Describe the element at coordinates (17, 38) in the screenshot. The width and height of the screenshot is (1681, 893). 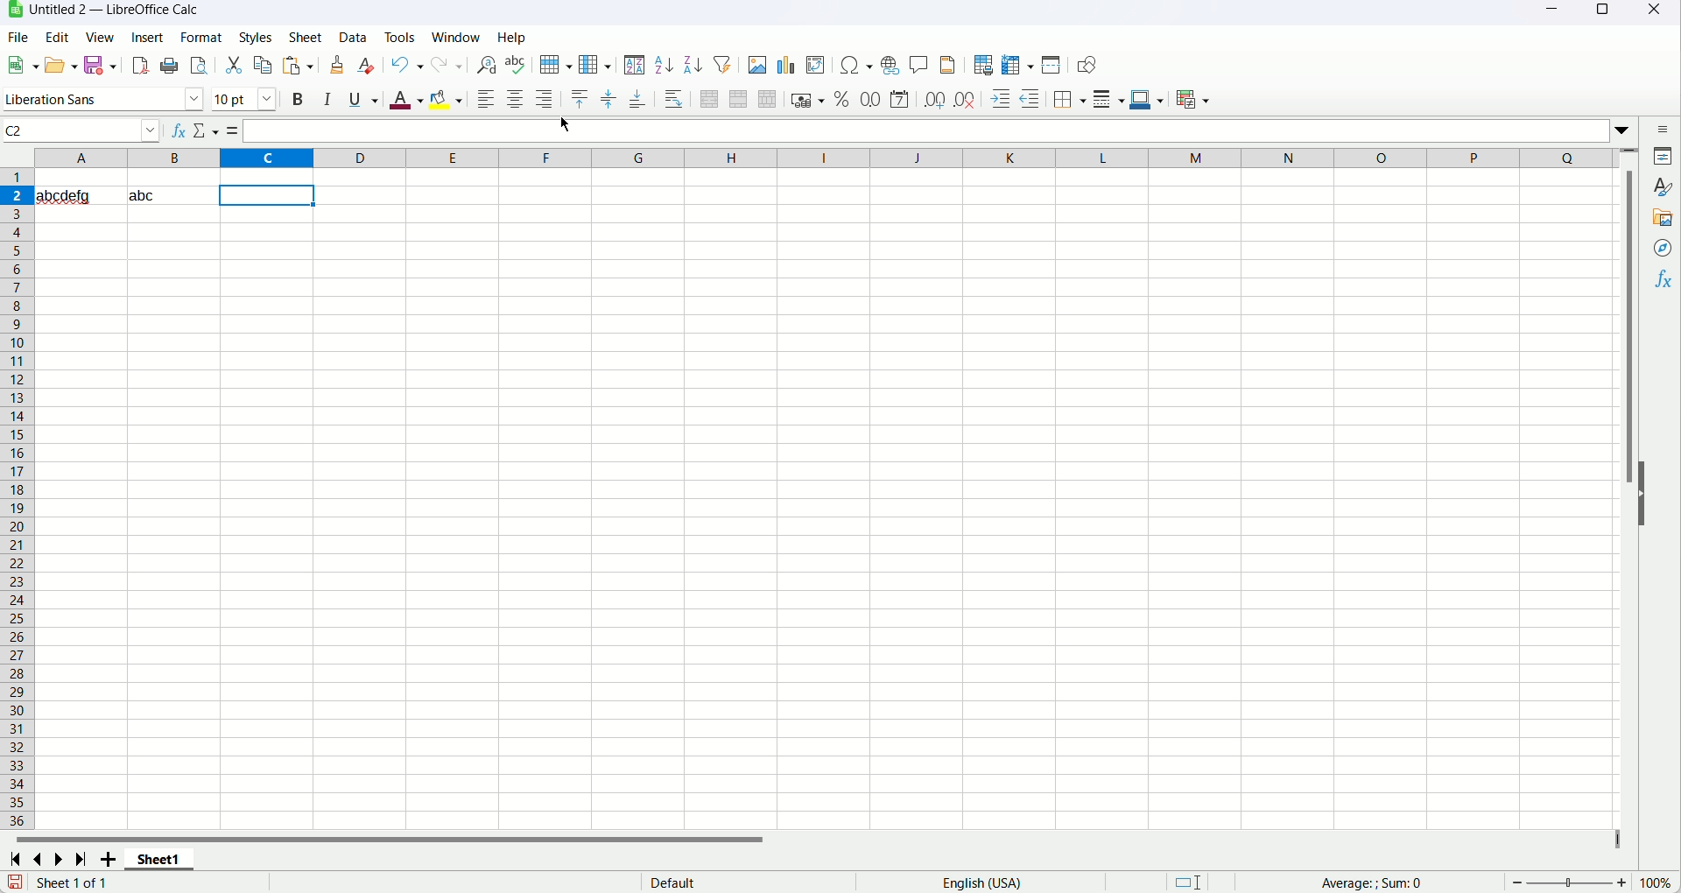
I see `file` at that location.